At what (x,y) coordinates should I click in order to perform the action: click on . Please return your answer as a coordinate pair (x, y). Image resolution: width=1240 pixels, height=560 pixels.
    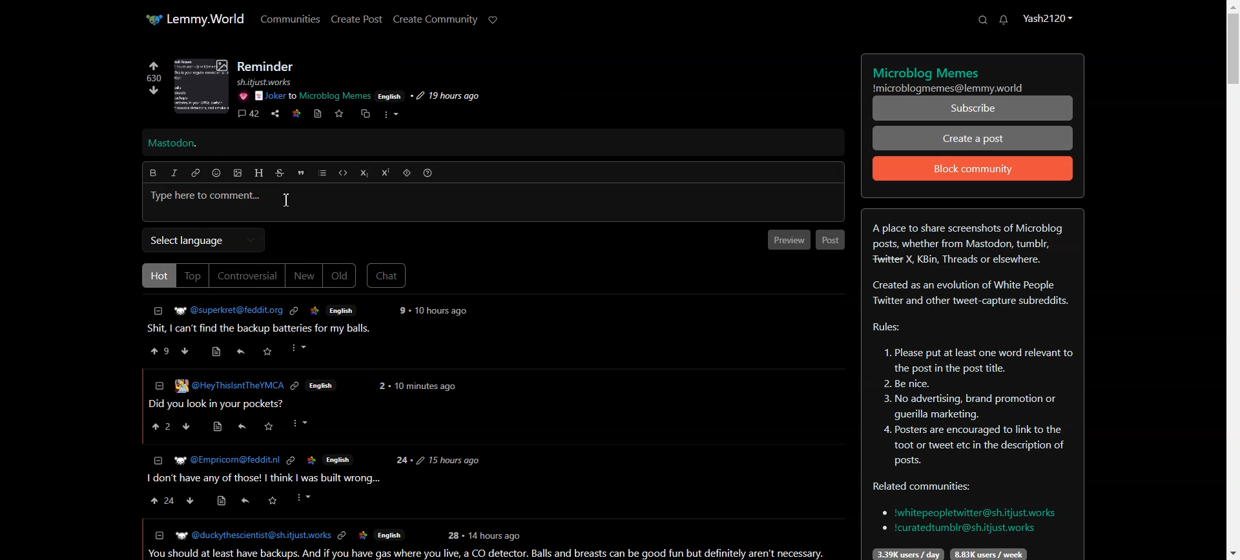
    Looking at the image, I should click on (188, 427).